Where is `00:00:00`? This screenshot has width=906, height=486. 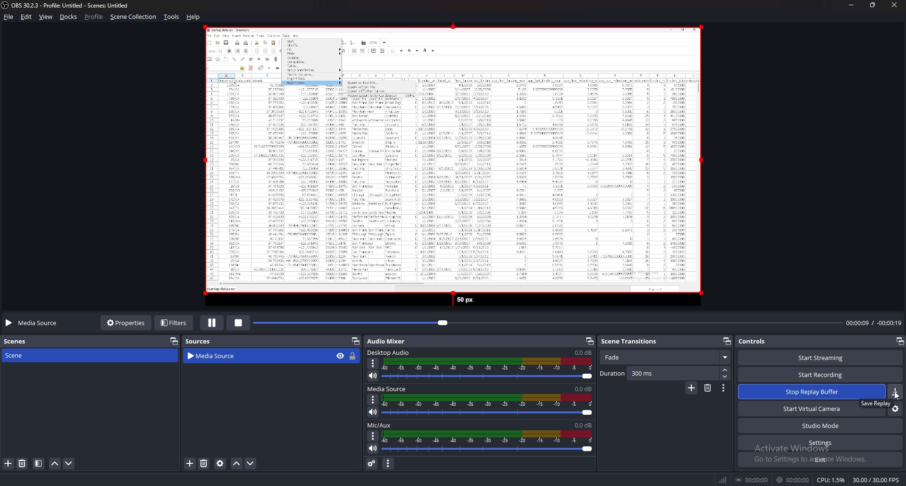 00:00:00 is located at coordinates (752, 479).